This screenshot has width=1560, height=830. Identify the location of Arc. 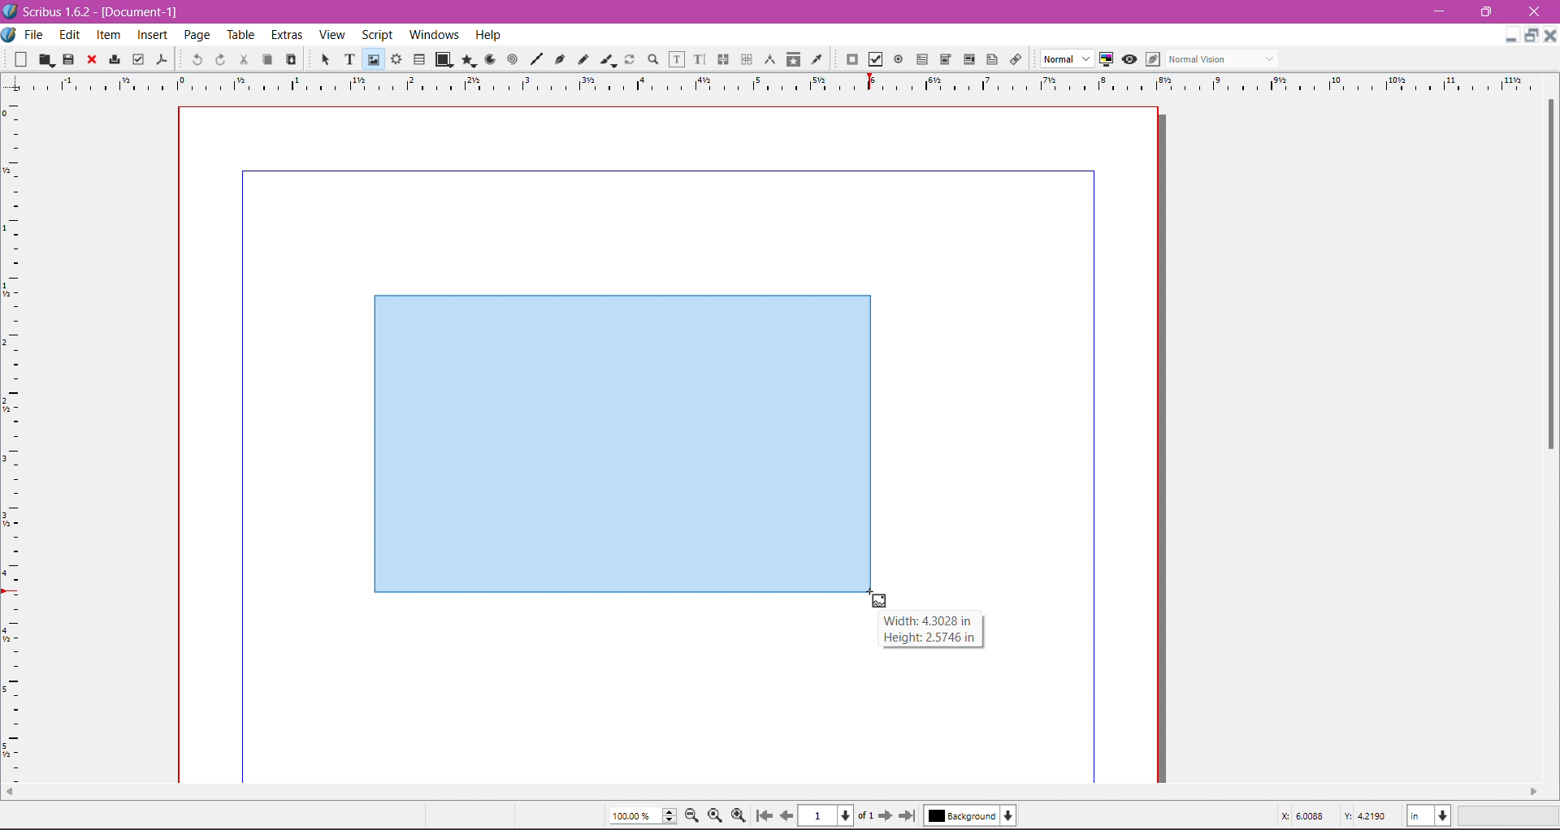
(488, 59).